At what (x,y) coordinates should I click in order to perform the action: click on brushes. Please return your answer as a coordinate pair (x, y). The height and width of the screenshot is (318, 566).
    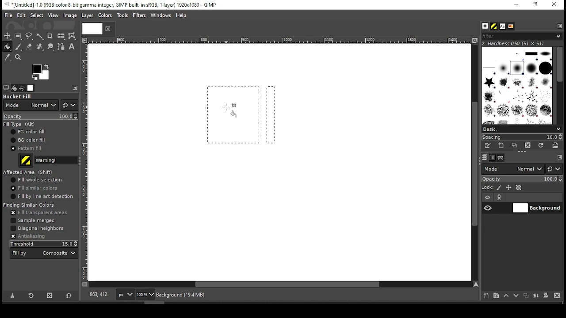
    Looking at the image, I should click on (485, 26).